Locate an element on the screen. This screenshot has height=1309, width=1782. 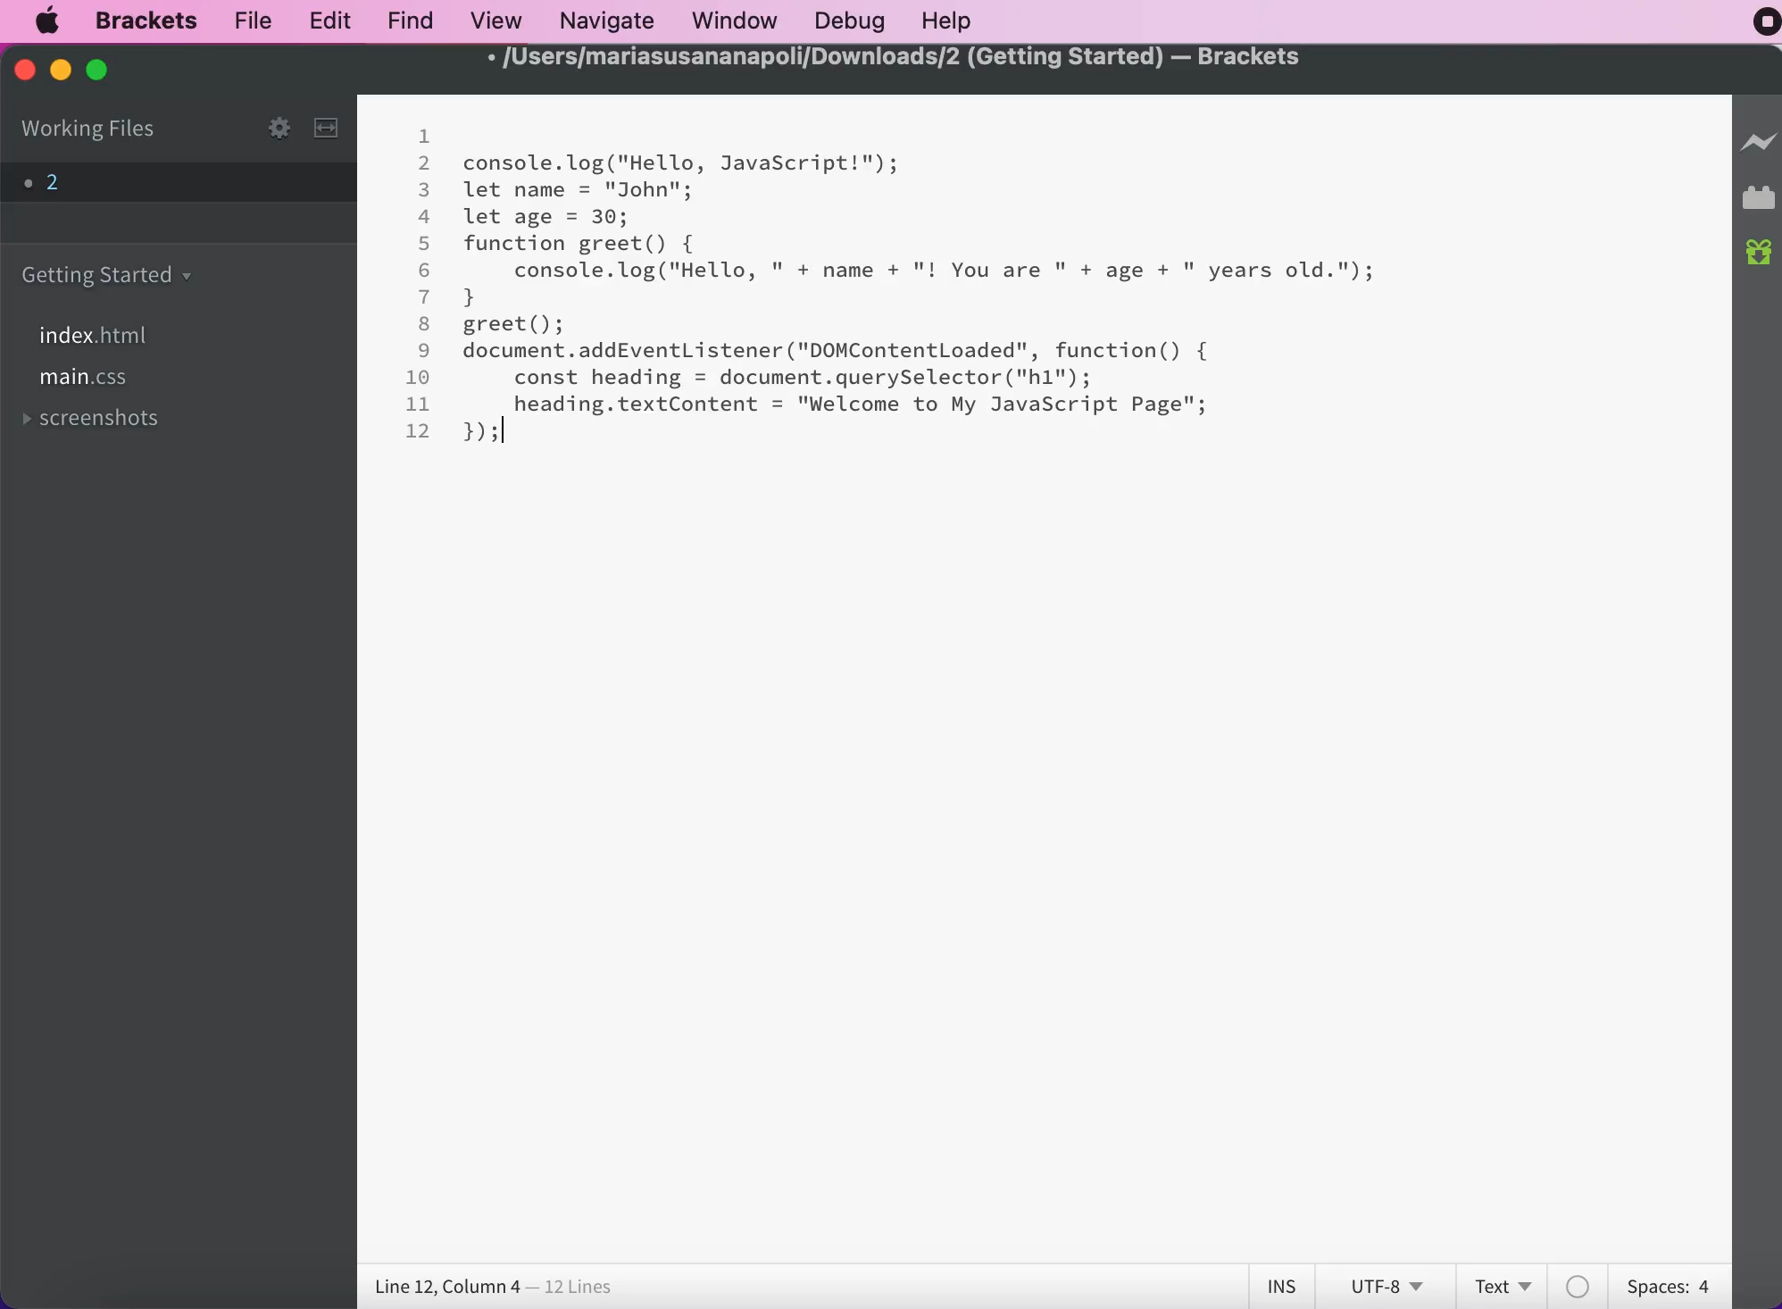
close is located at coordinates (19, 72).